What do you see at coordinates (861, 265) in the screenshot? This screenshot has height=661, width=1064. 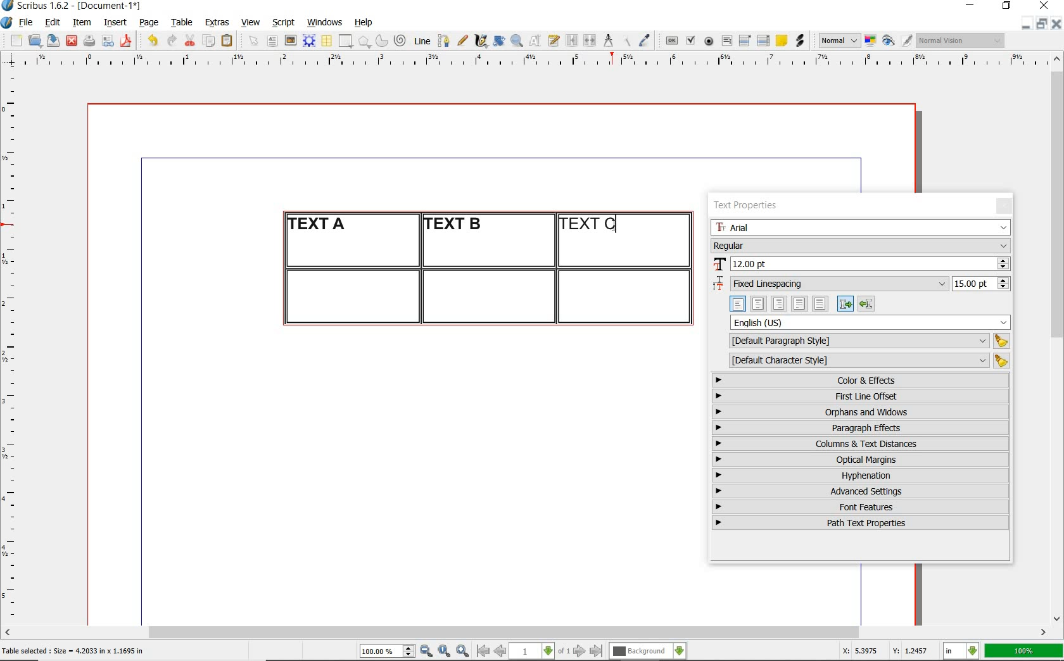 I see `font size` at bounding box center [861, 265].